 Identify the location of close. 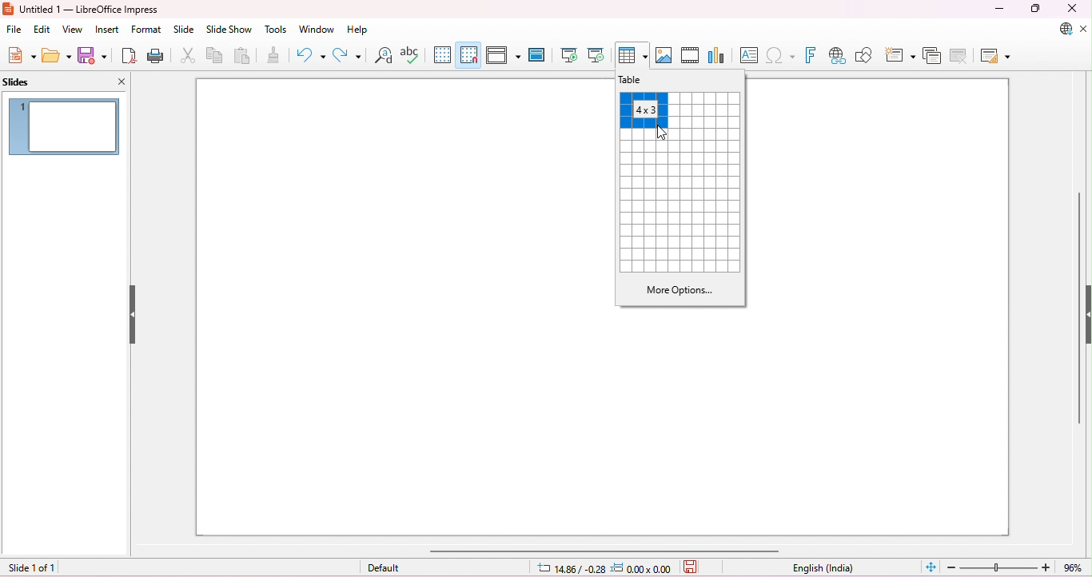
(1084, 30).